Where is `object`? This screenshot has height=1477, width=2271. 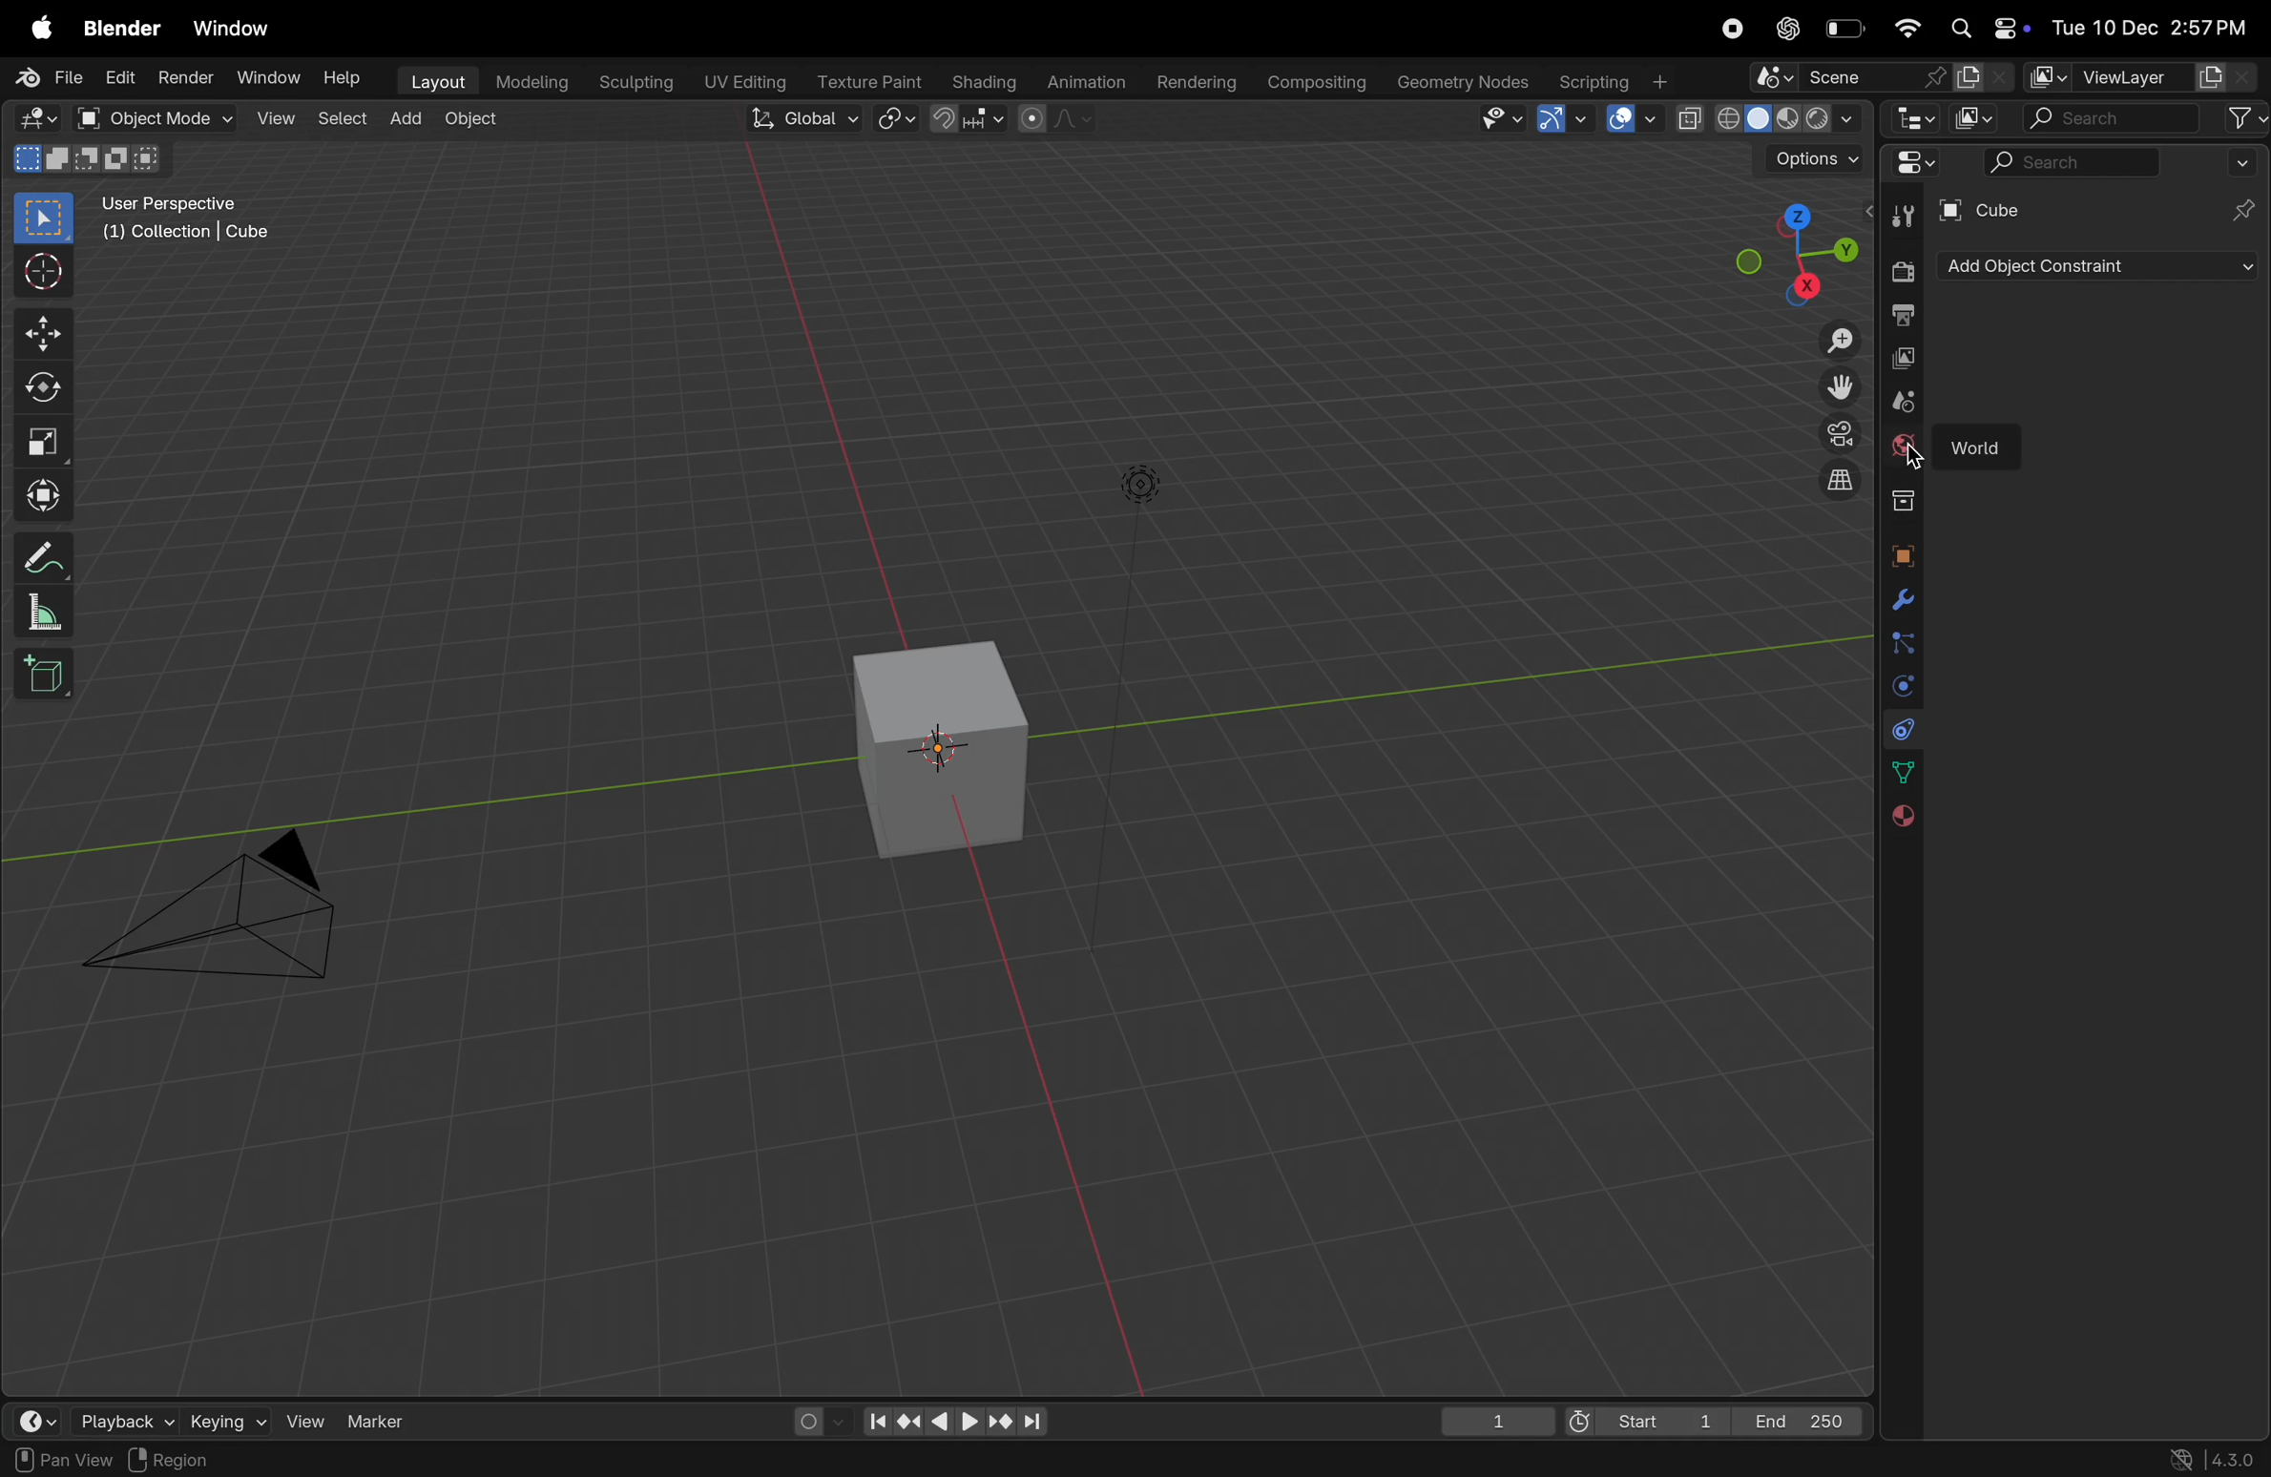
object is located at coordinates (1900, 551).